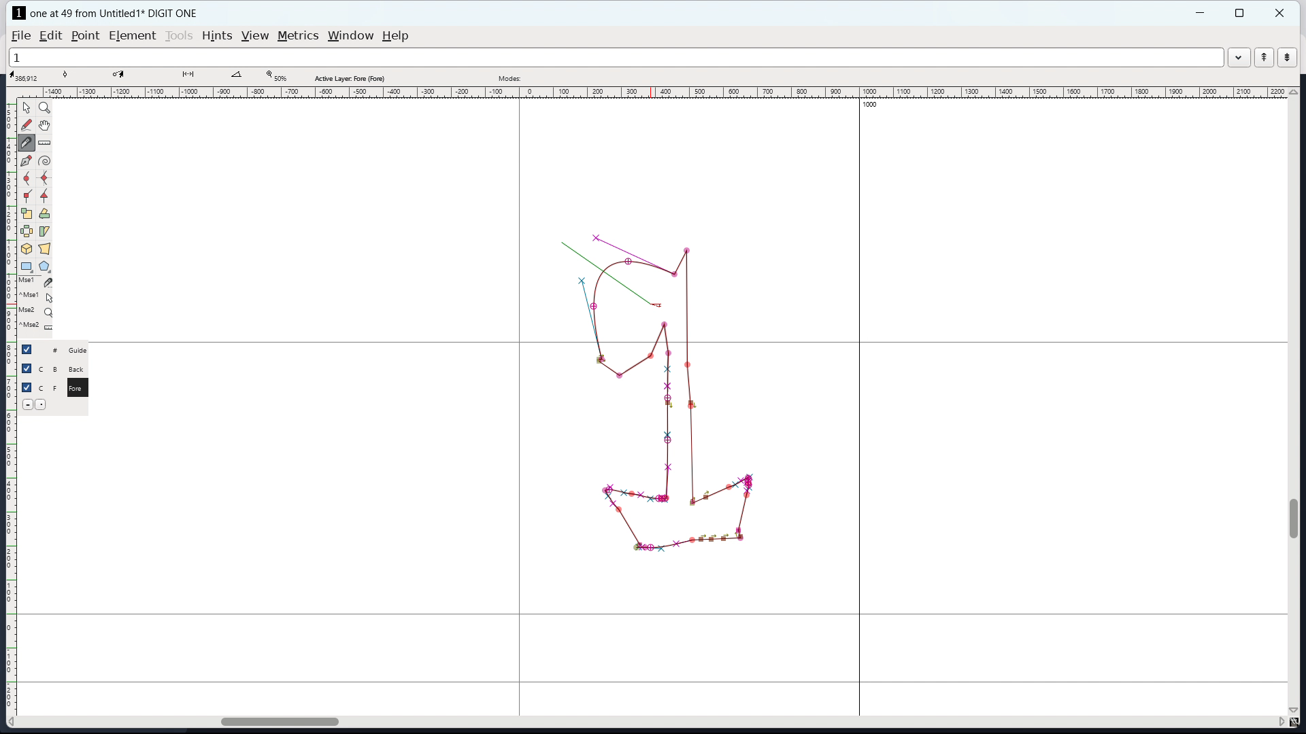 The image size is (1306, 734). Describe the element at coordinates (1281, 13) in the screenshot. I see `close` at that location.